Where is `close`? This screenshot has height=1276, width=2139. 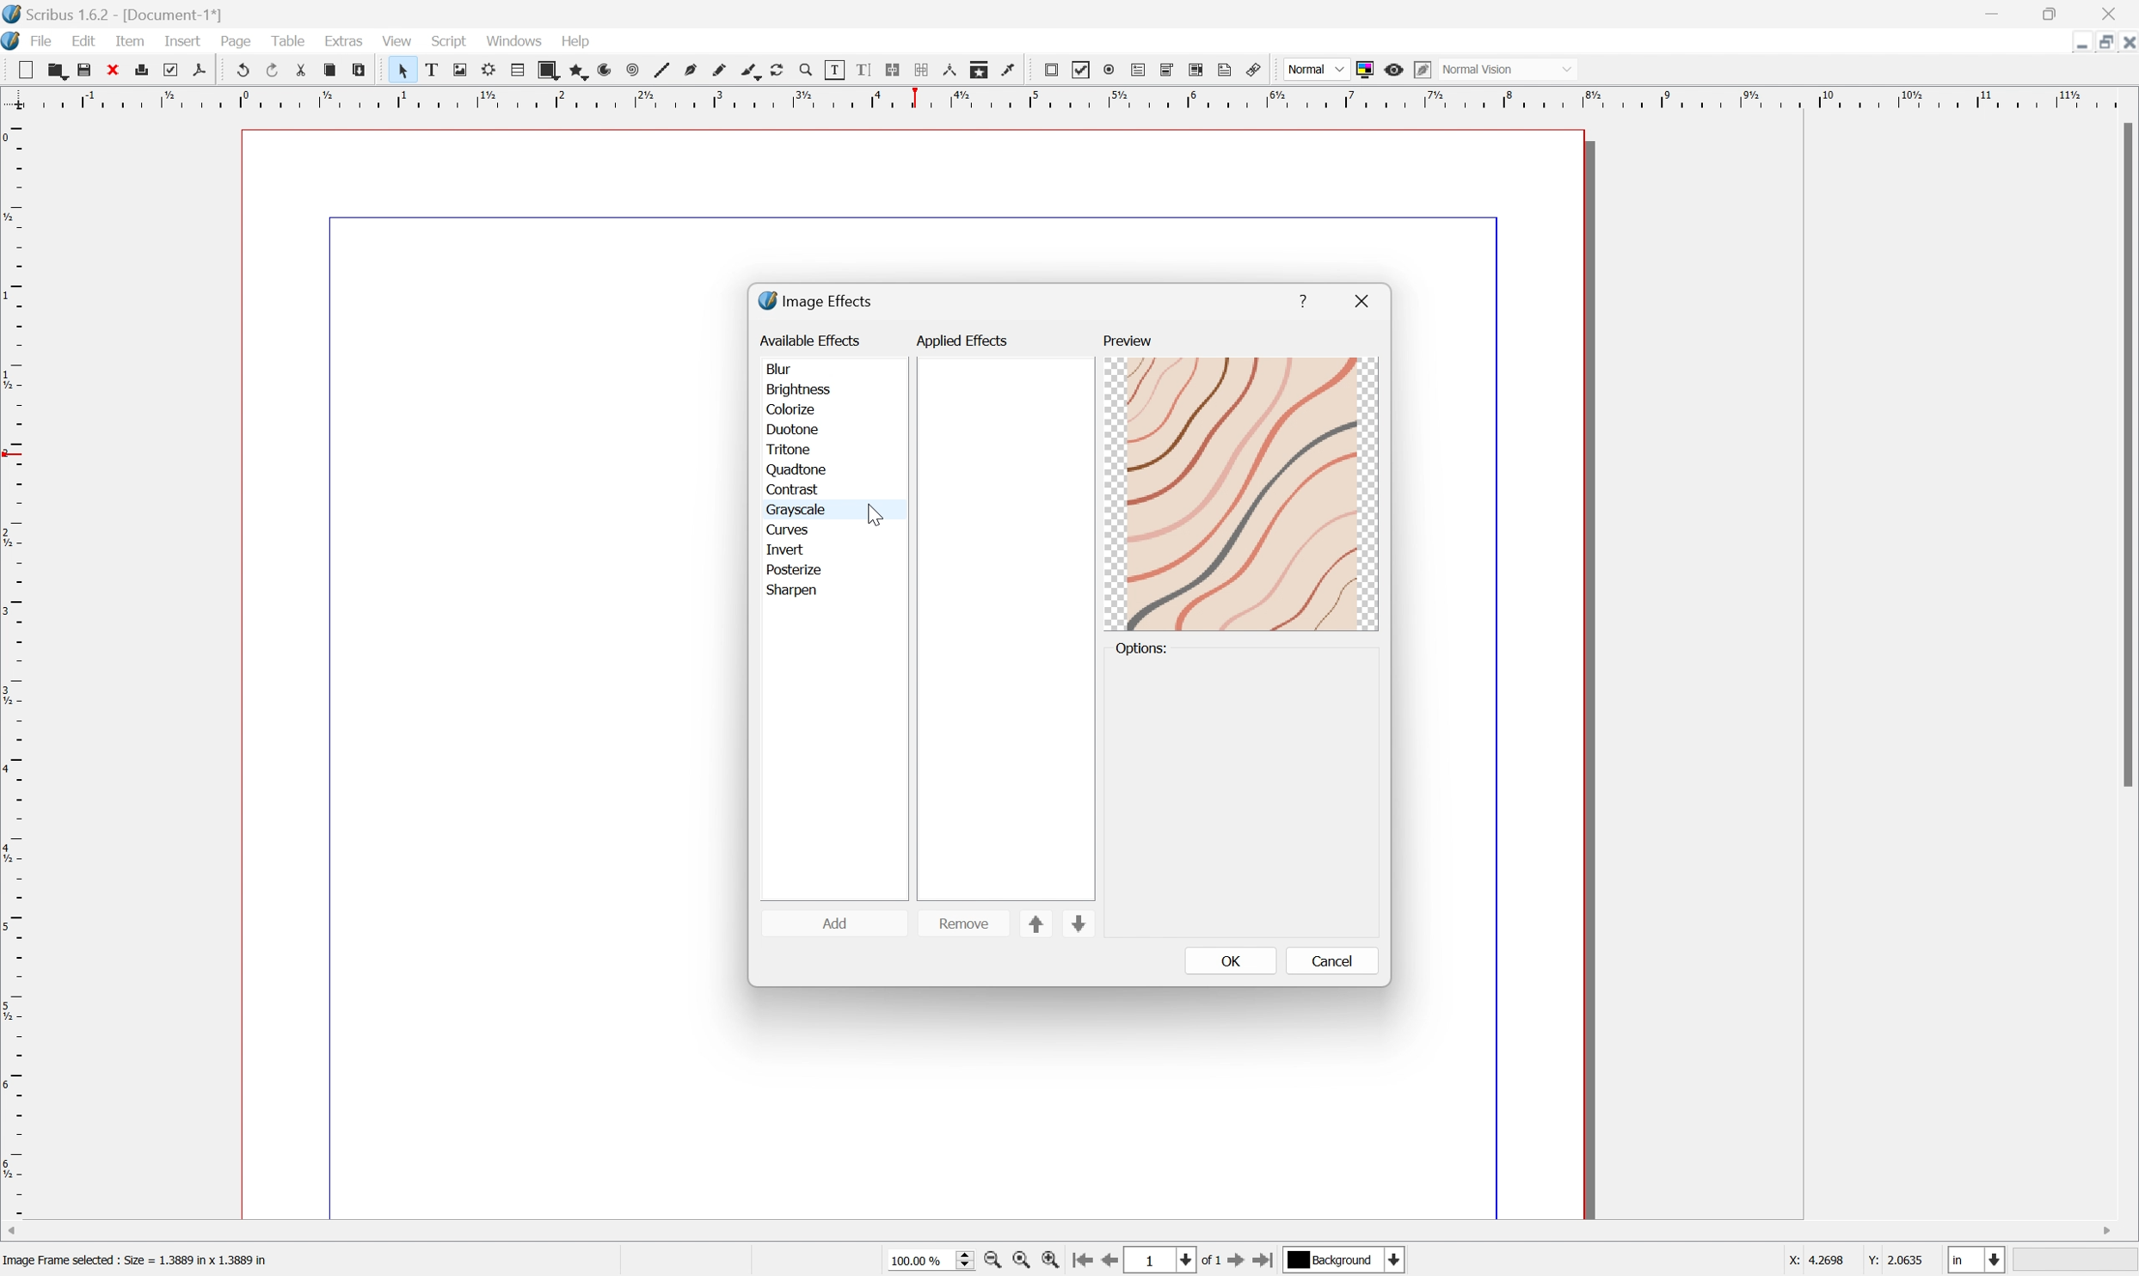 close is located at coordinates (1364, 301).